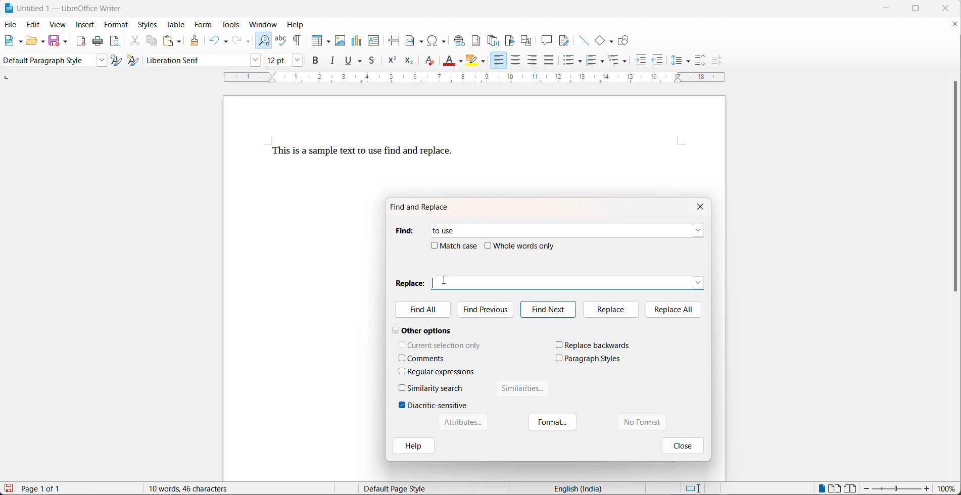  I want to click on checkbox, so click(403, 387).